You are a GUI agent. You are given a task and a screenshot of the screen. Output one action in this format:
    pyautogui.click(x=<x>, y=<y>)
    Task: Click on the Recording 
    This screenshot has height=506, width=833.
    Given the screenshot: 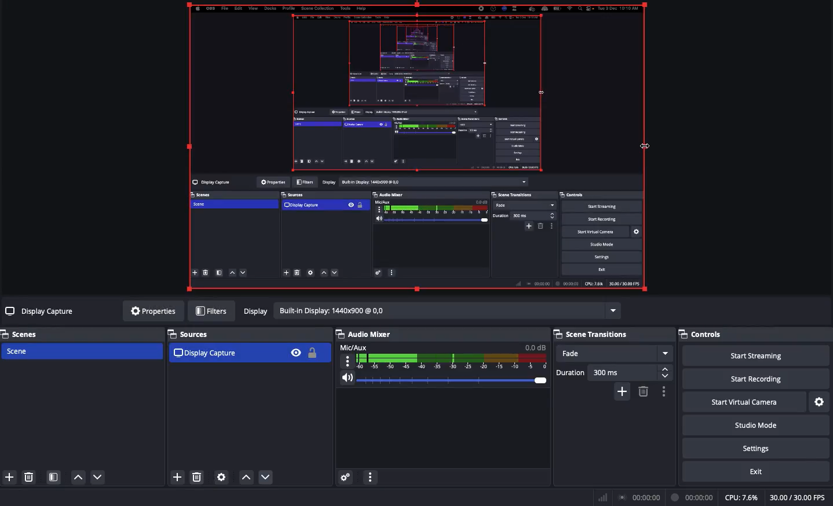 What is the action you would take?
    pyautogui.click(x=693, y=497)
    